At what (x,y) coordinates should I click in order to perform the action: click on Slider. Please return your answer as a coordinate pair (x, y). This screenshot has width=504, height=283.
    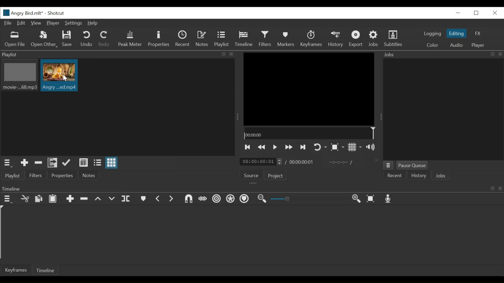
    Looking at the image, I should click on (311, 199).